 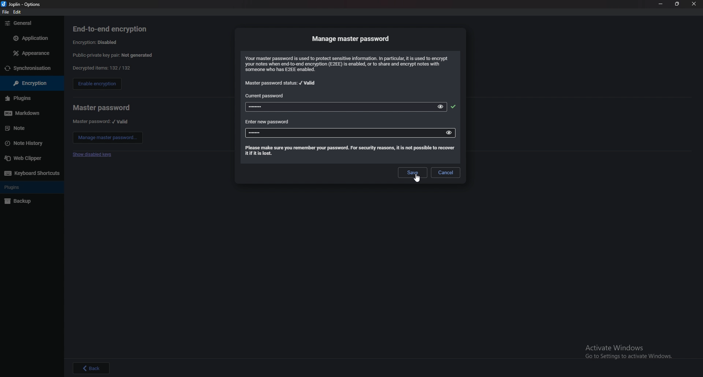 I want to click on enable encryption, so click(x=97, y=85).